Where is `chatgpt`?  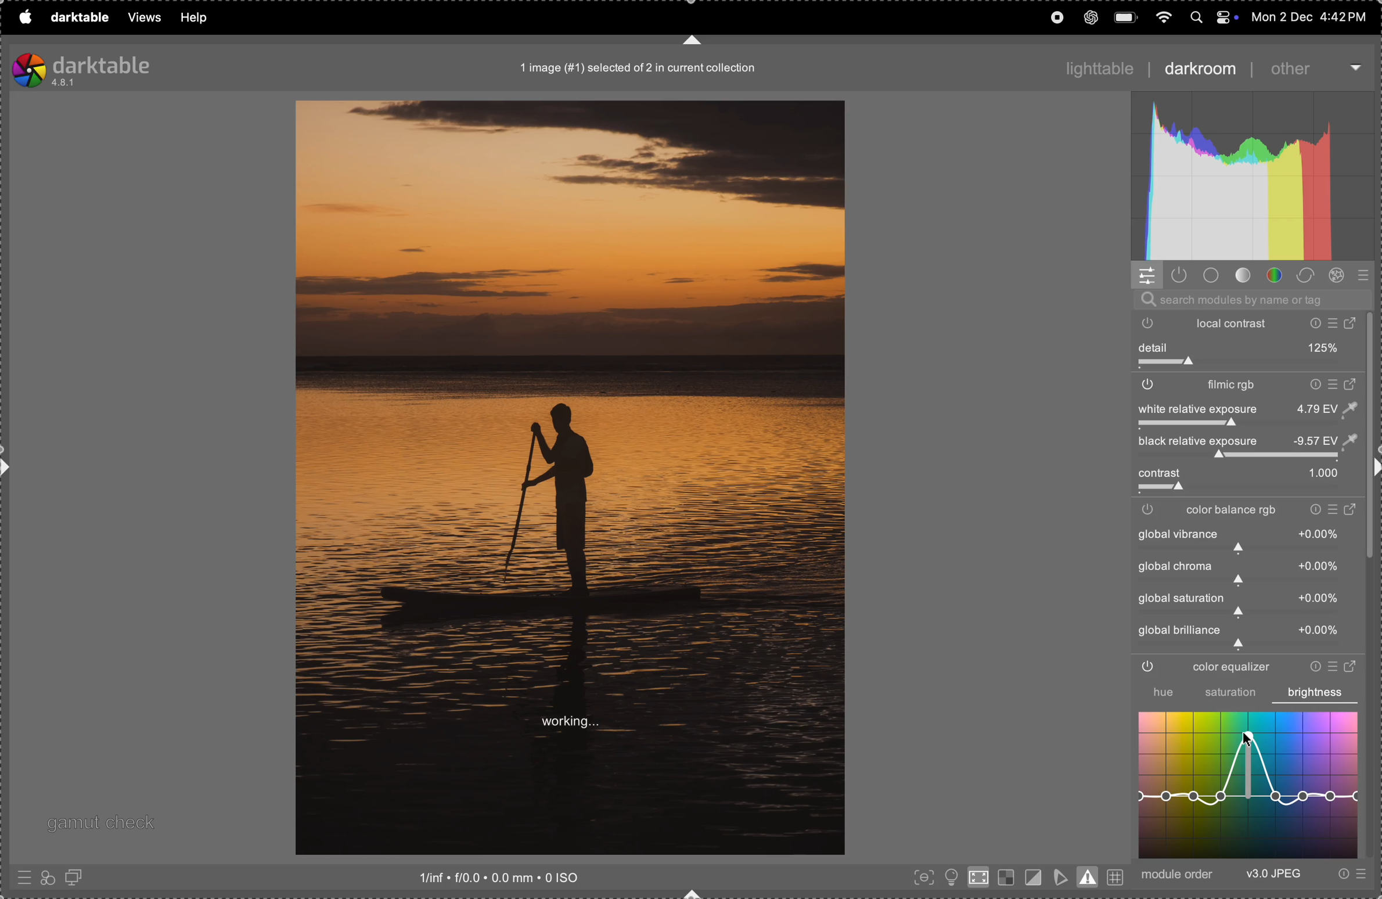 chatgpt is located at coordinates (1091, 17).